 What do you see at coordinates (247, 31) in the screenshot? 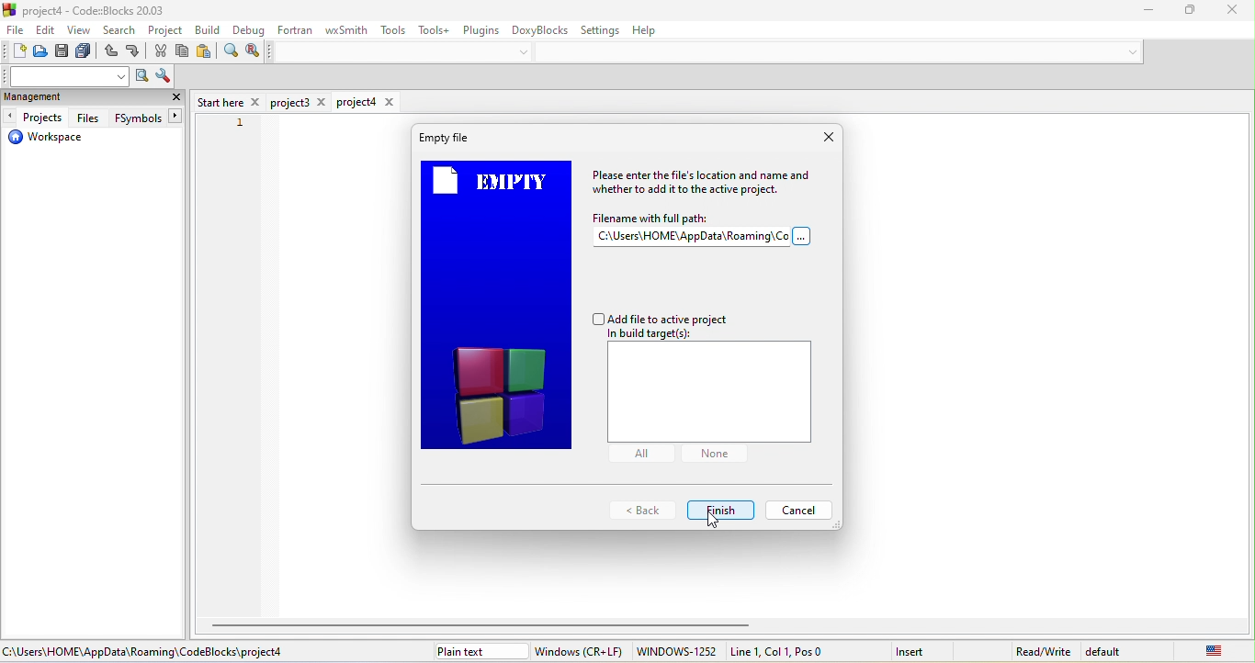
I see `debug` at bounding box center [247, 31].